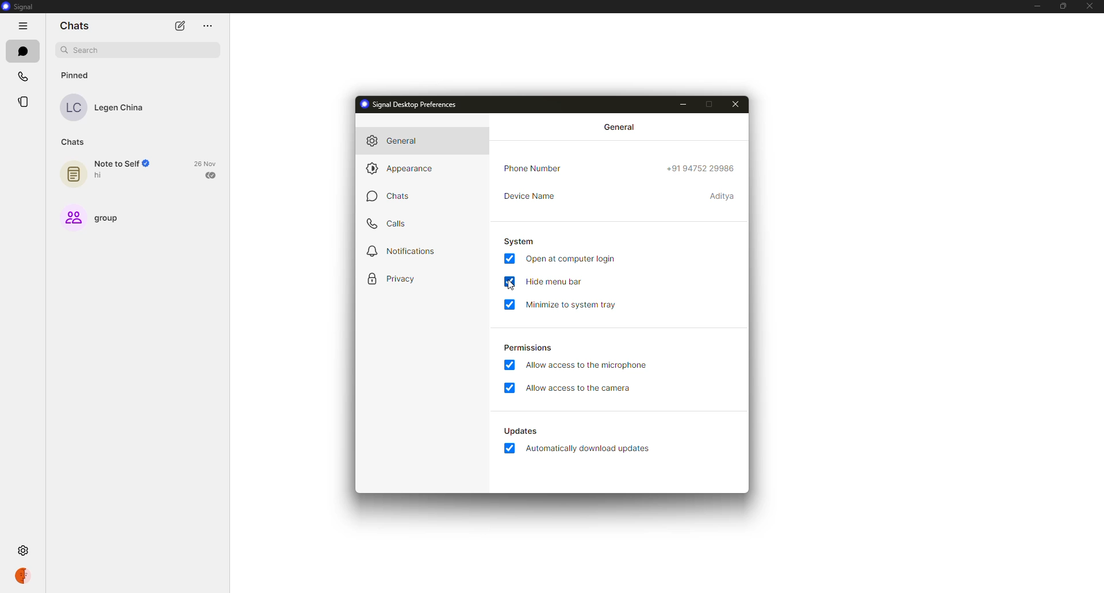 The width and height of the screenshot is (1104, 593). What do you see at coordinates (402, 251) in the screenshot?
I see `notifications` at bounding box center [402, 251].